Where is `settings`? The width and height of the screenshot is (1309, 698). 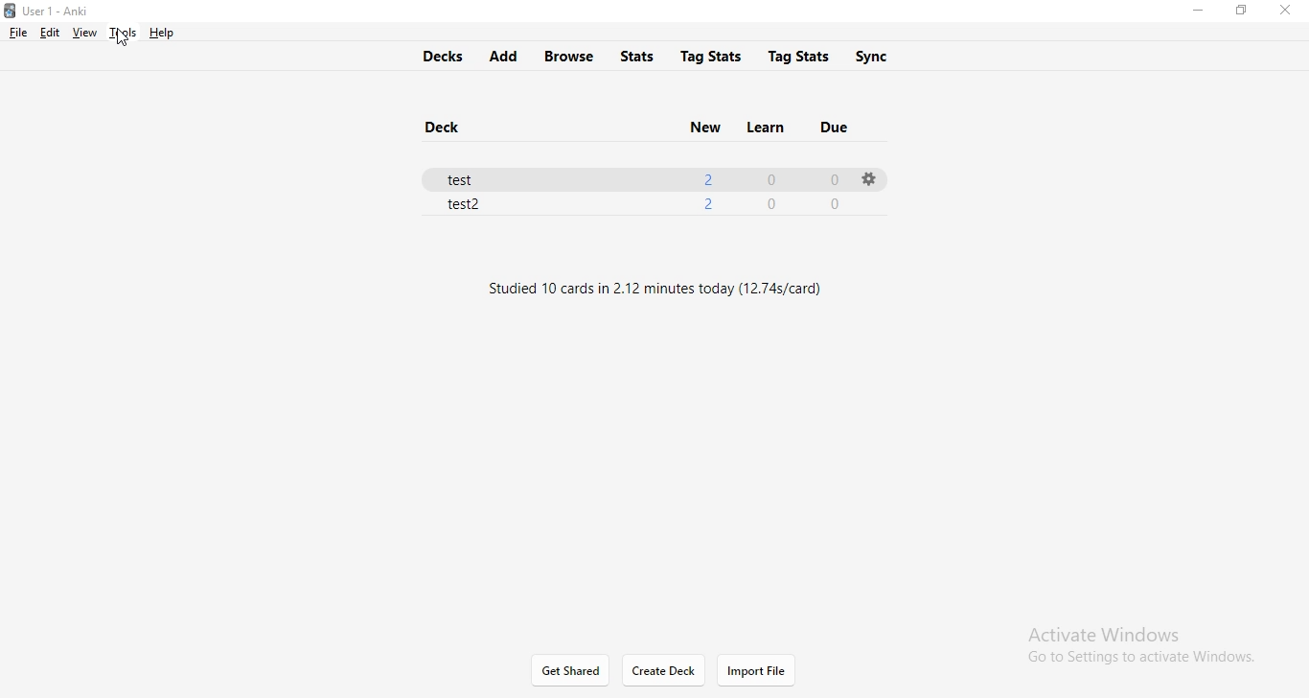 settings is located at coordinates (867, 178).